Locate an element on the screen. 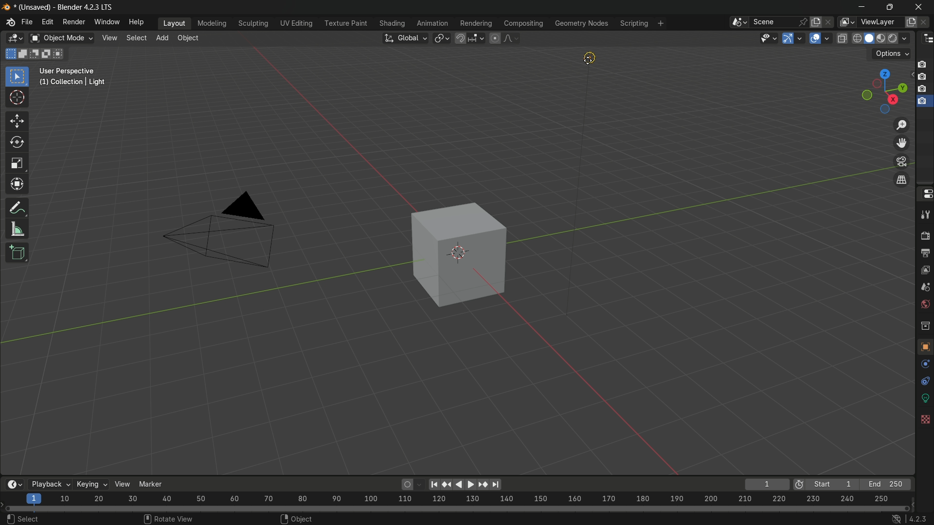  capture is located at coordinates (922, 90).